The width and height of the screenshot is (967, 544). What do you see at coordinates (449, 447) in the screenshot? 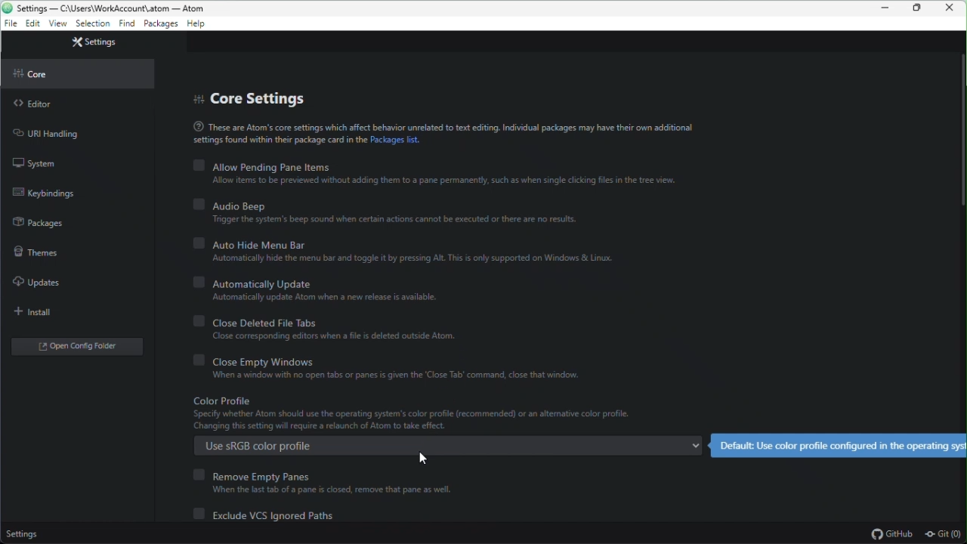
I see `use srgb color profile` at bounding box center [449, 447].